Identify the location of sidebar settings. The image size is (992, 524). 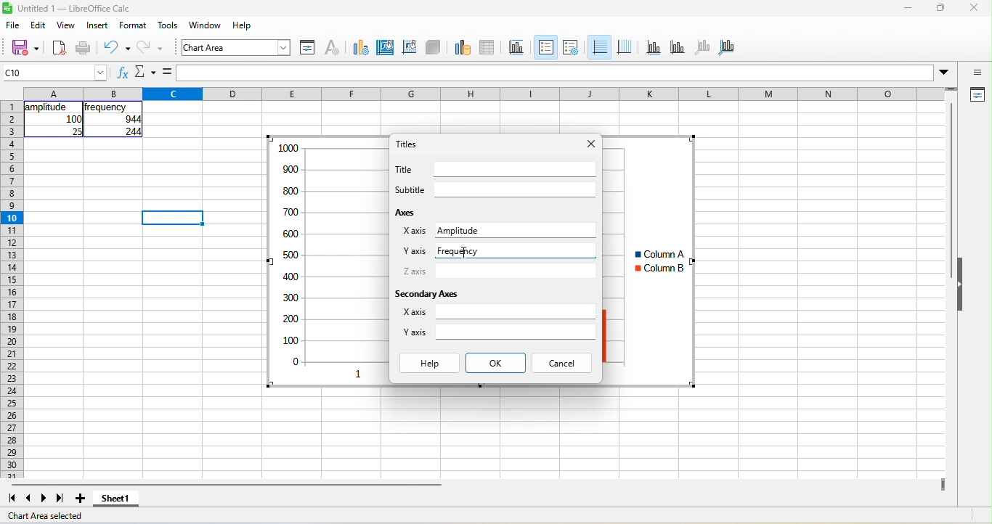
(976, 72).